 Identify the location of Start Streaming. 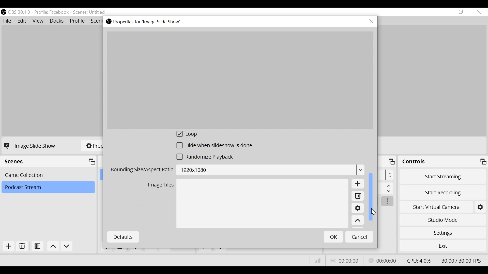
(443, 176).